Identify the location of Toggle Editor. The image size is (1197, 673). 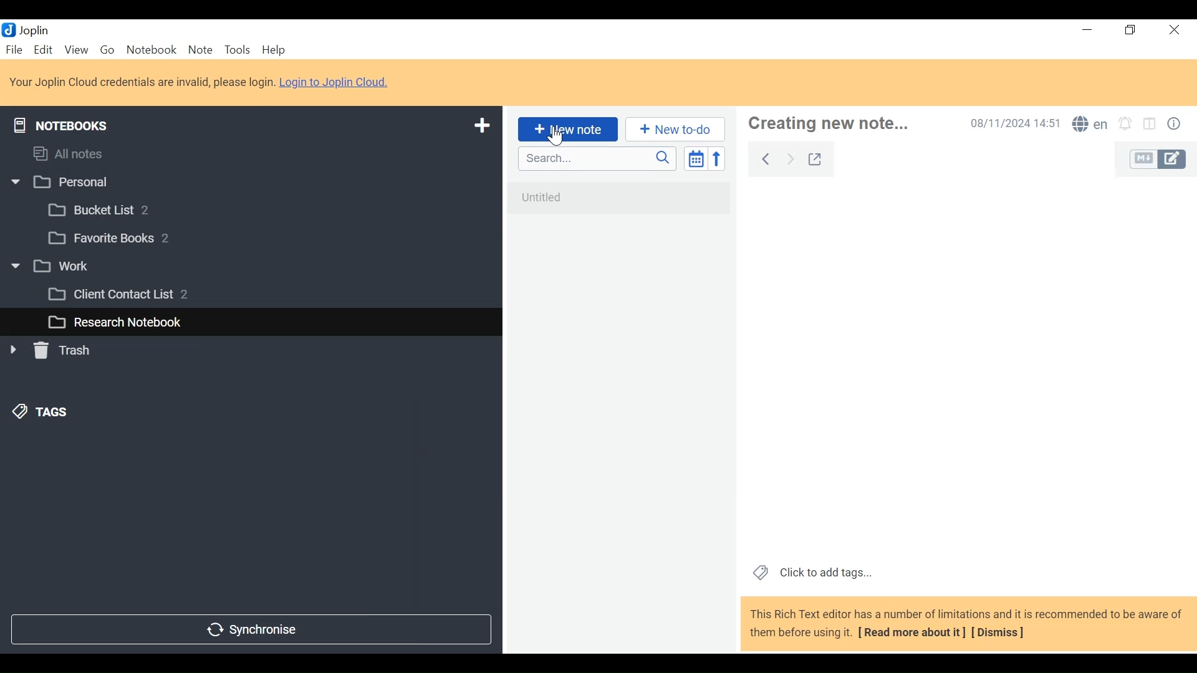
(1159, 160).